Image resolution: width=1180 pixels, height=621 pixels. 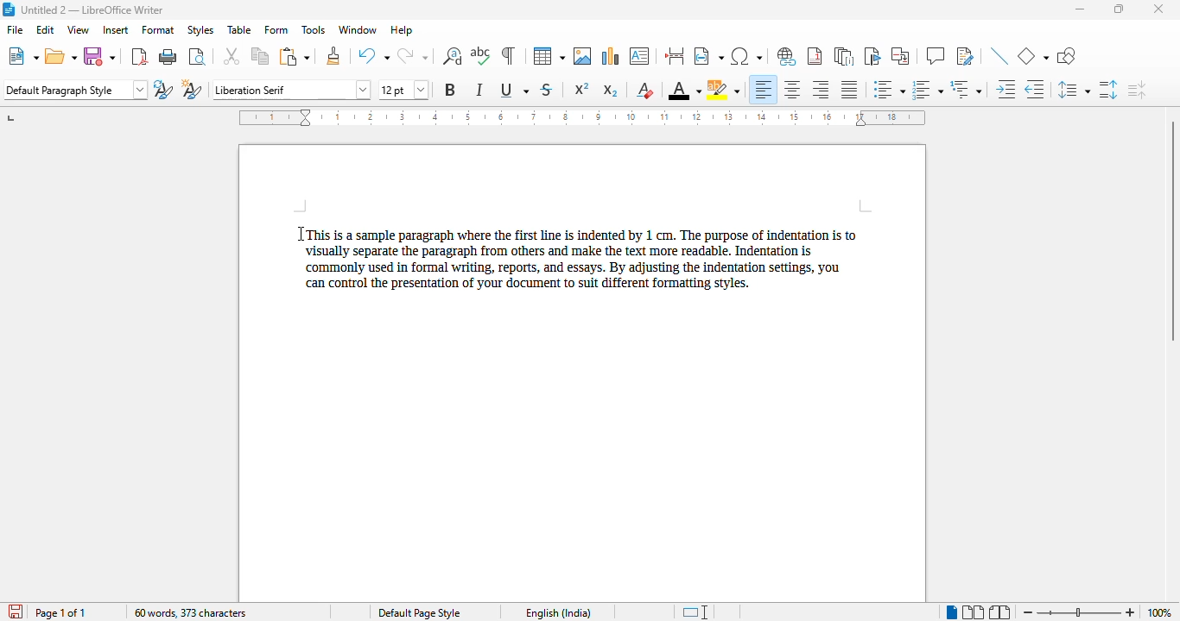 What do you see at coordinates (952, 612) in the screenshot?
I see `single-page view` at bounding box center [952, 612].